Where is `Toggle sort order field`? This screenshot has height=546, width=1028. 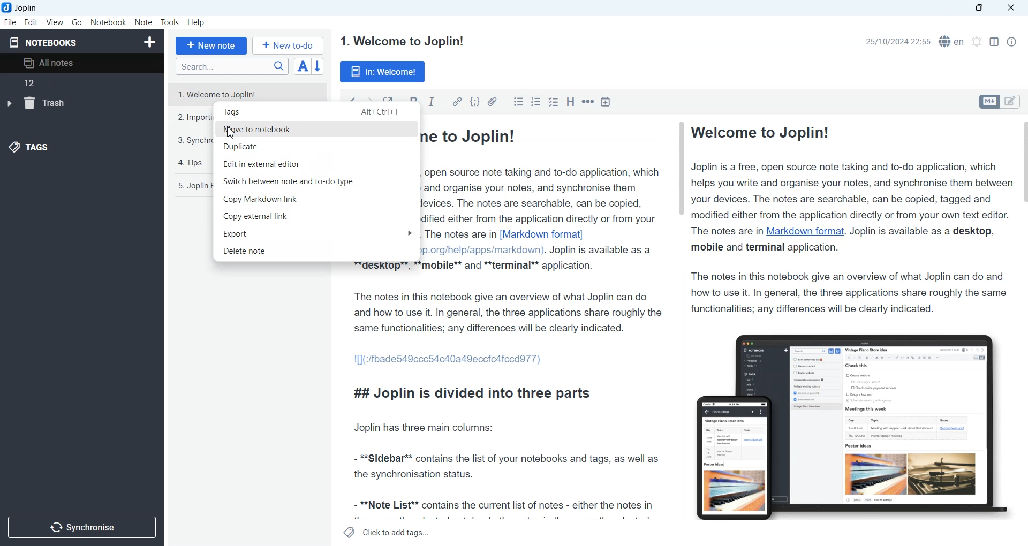 Toggle sort order field is located at coordinates (303, 66).